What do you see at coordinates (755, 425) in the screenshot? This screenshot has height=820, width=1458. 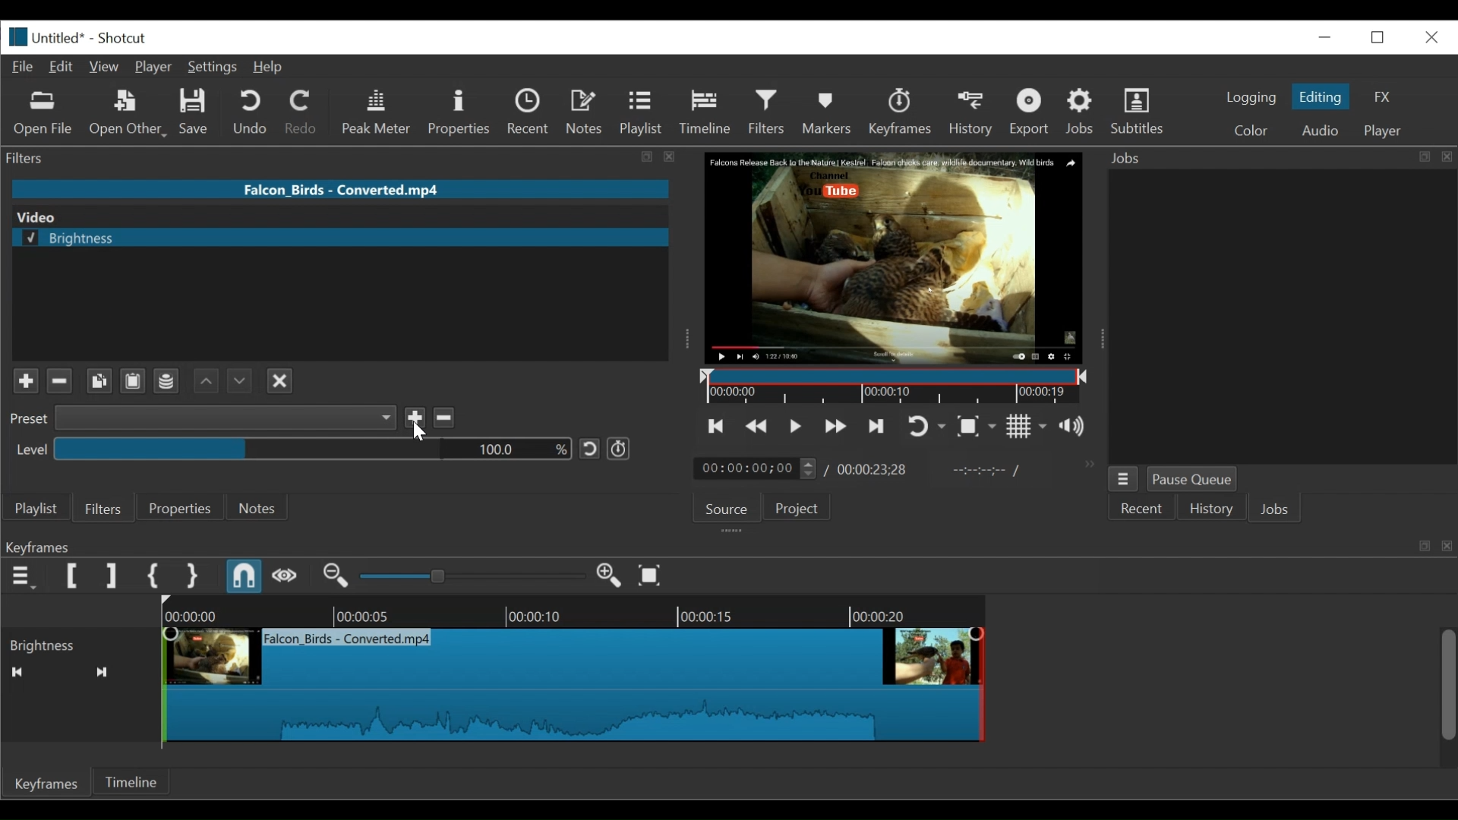 I see `Play backward quickly` at bounding box center [755, 425].